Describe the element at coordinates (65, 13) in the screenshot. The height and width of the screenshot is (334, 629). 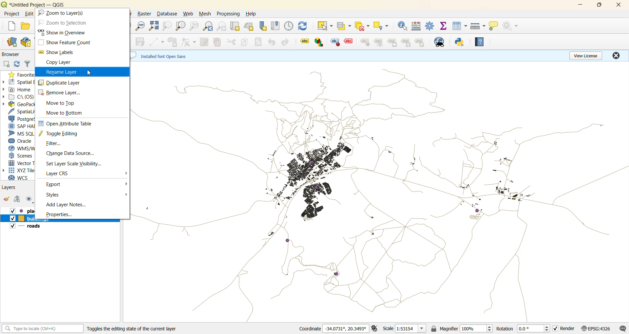
I see `zoom to layer` at that location.